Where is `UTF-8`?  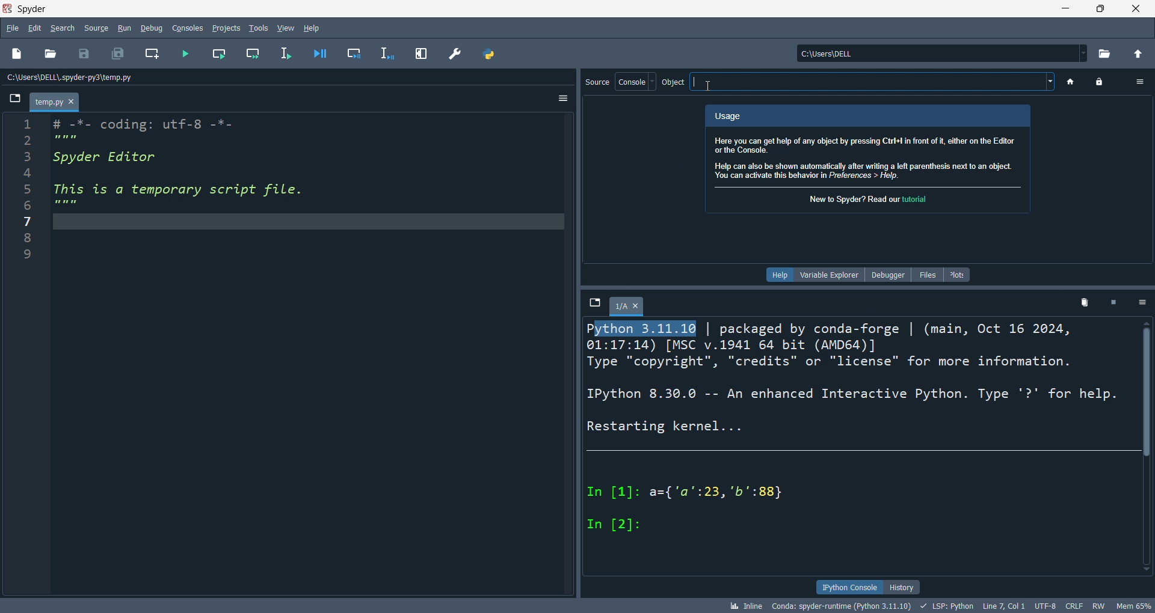
UTF-8 is located at coordinates (1044, 605).